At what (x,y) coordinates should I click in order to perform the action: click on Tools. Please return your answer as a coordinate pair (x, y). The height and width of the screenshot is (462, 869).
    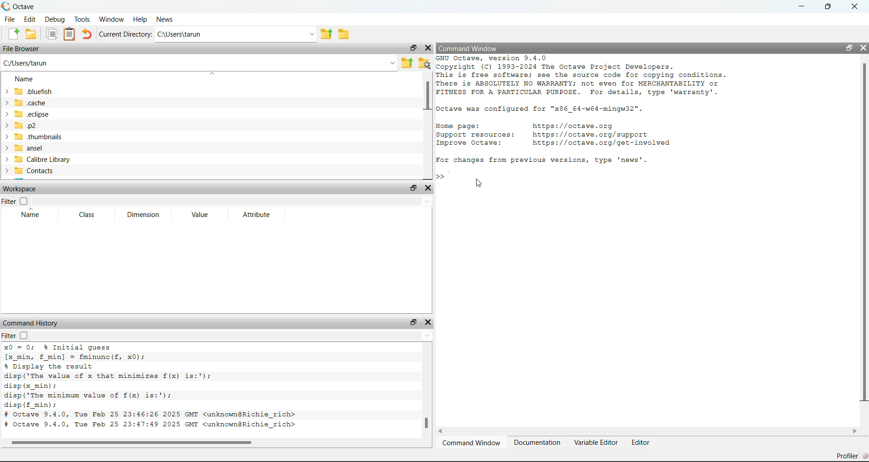
    Looking at the image, I should click on (81, 18).